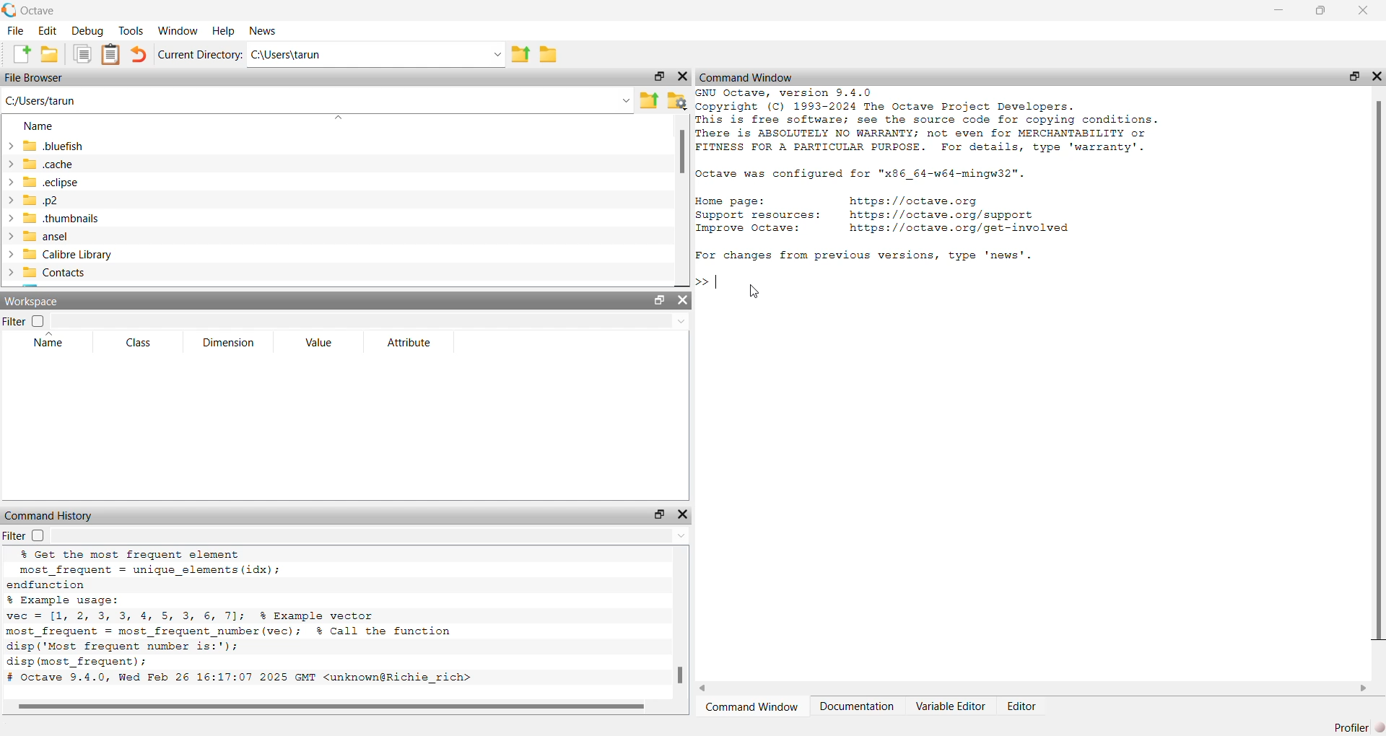  What do you see at coordinates (54, 145) in the screenshot?
I see `.bluefish` at bounding box center [54, 145].